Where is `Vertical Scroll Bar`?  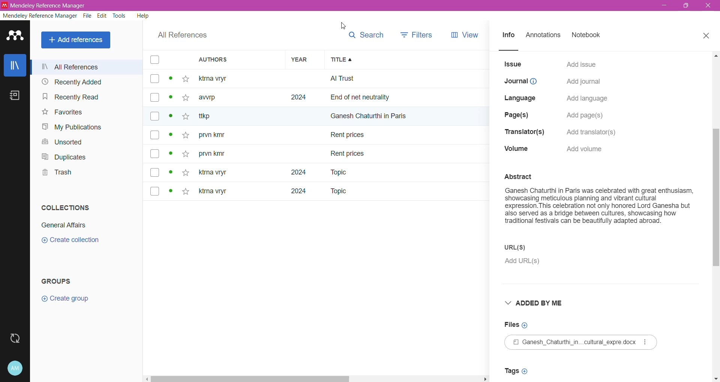 Vertical Scroll Bar is located at coordinates (715, 217).